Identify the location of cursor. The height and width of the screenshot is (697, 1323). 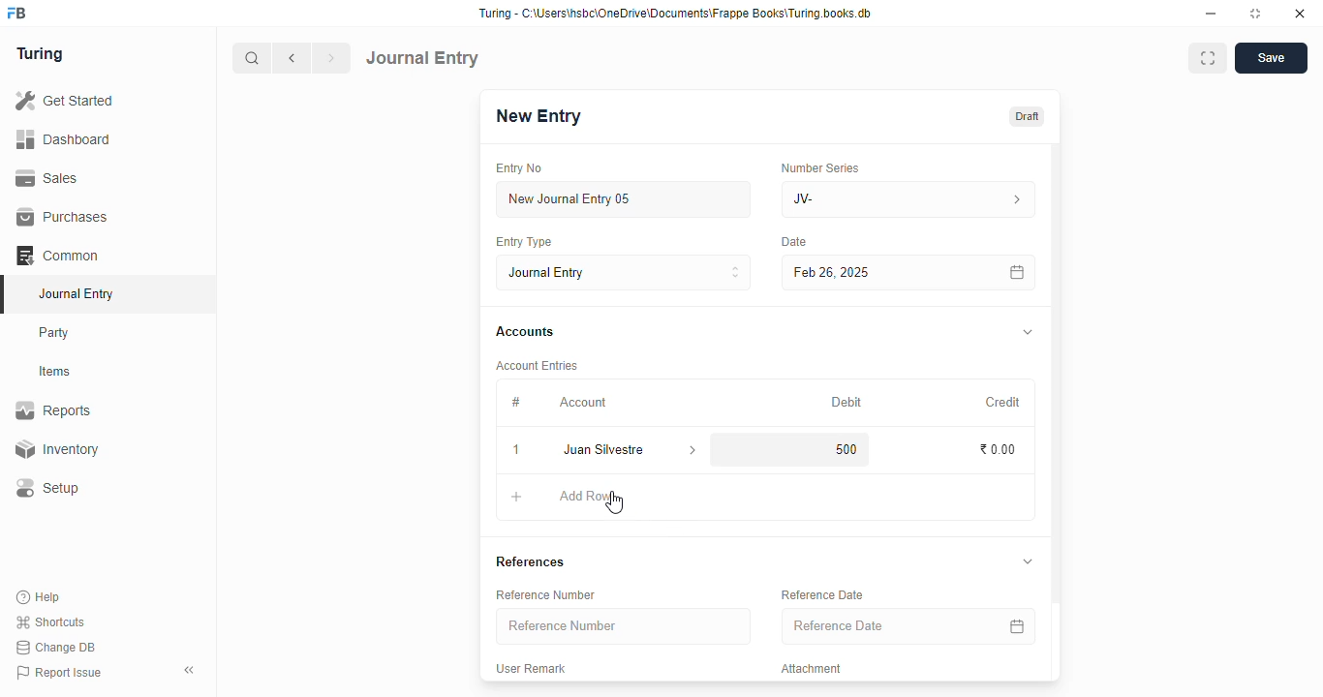
(615, 502).